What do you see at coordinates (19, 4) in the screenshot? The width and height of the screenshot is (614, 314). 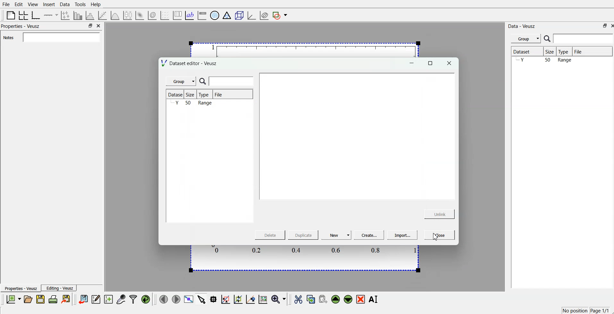 I see `Edit` at bounding box center [19, 4].